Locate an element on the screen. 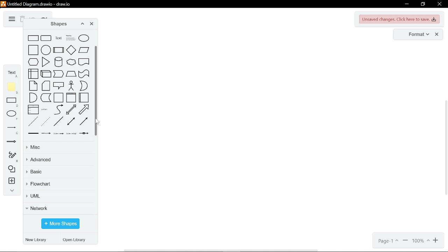 This screenshot has width=448, height=252. zoom in is located at coordinates (436, 241).